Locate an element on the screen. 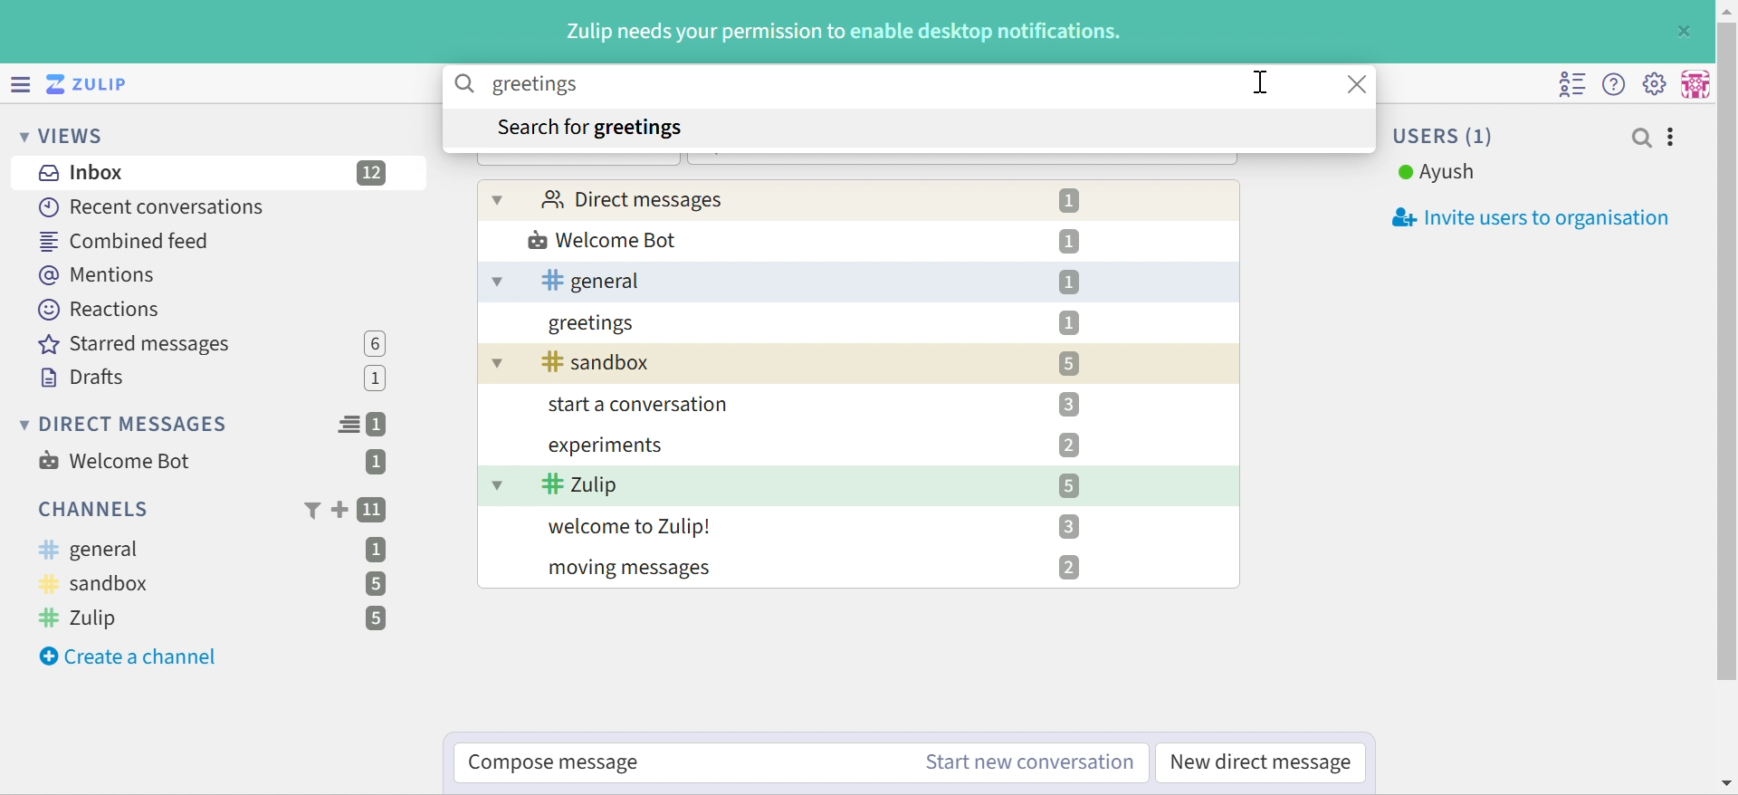  Add channels is located at coordinates (338, 510).